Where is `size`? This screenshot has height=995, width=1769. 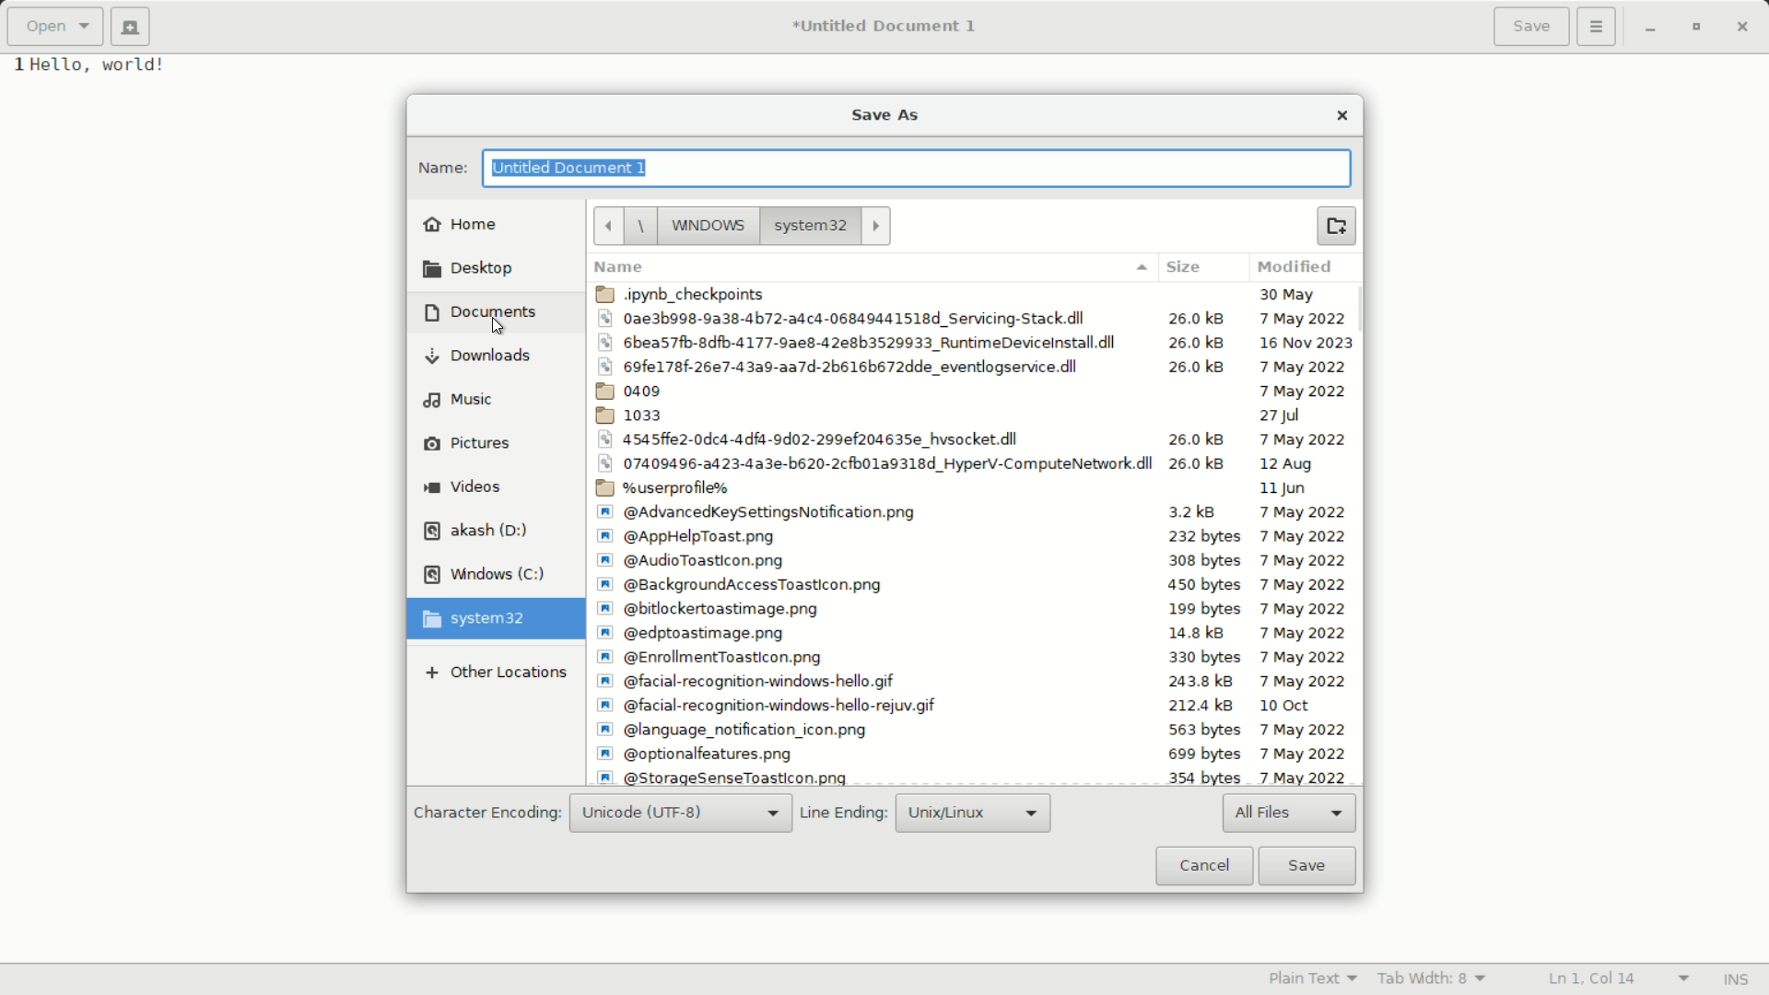
size is located at coordinates (1184, 269).